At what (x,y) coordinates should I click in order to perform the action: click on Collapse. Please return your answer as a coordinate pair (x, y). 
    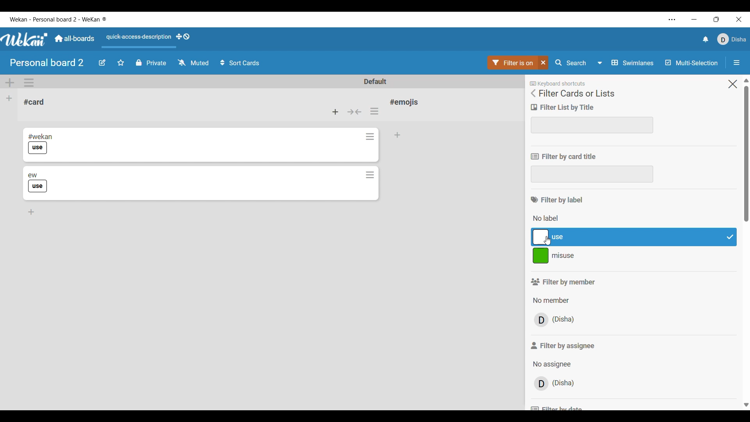
    Looking at the image, I should click on (355, 112).